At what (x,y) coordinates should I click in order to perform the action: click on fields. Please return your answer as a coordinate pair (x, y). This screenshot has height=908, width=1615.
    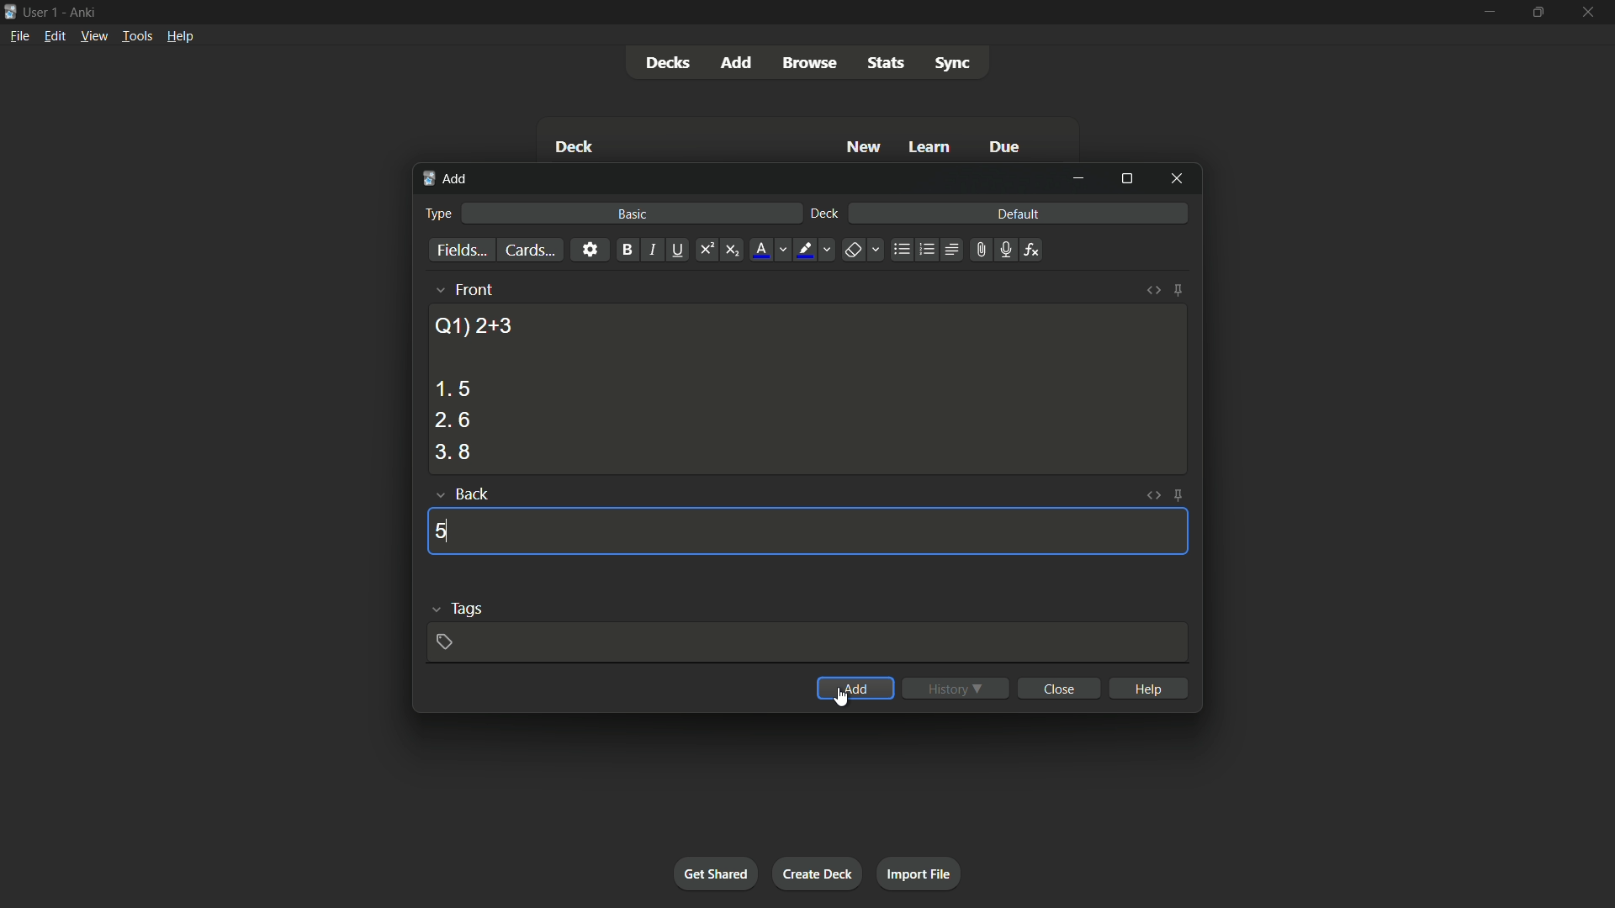
    Looking at the image, I should click on (462, 251).